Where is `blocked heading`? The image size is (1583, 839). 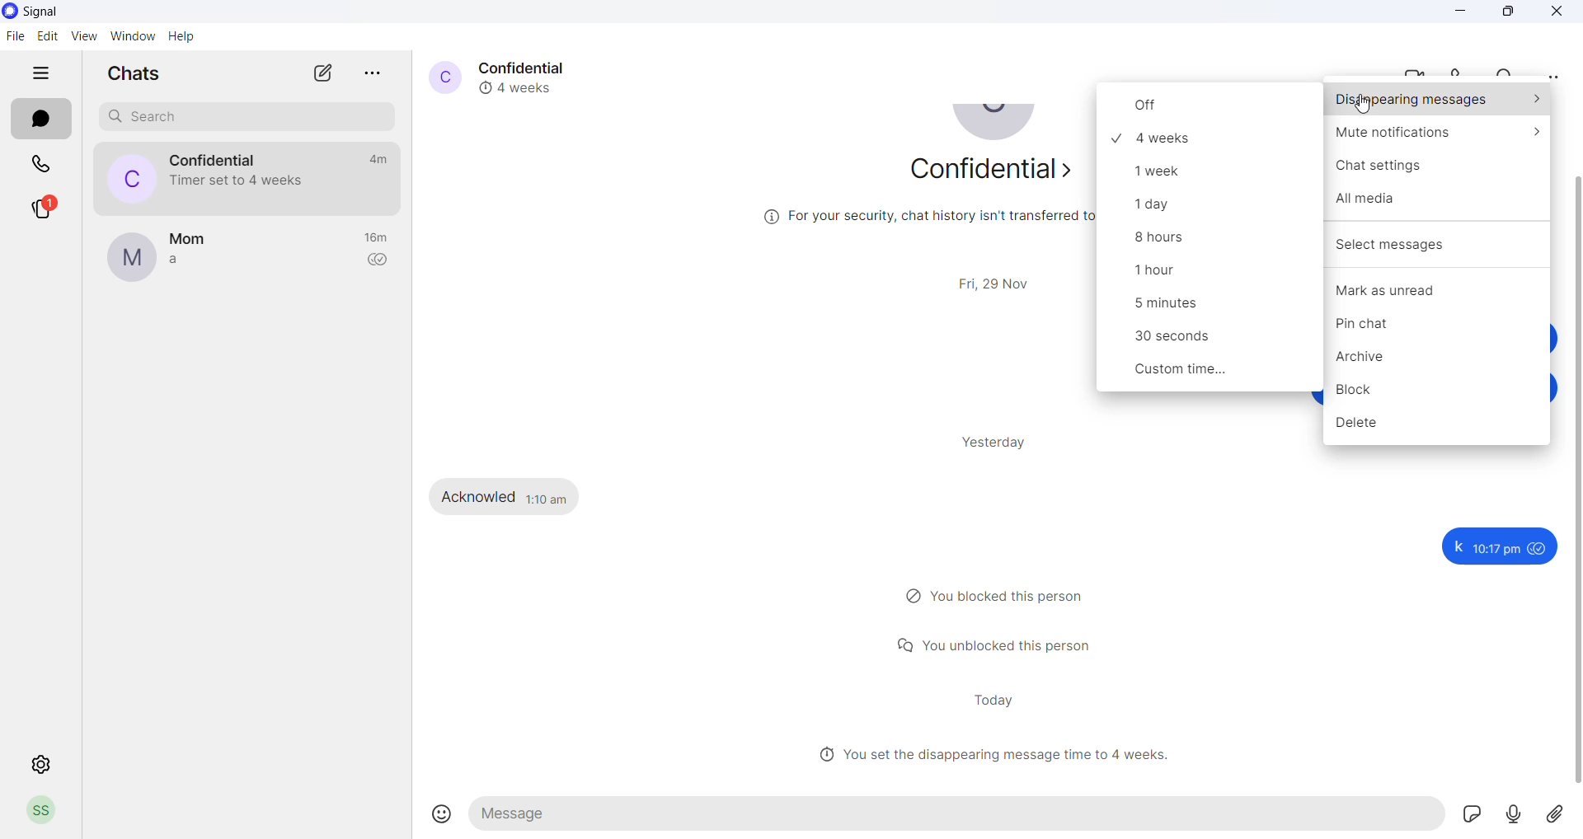 blocked heading is located at coordinates (1003, 597).